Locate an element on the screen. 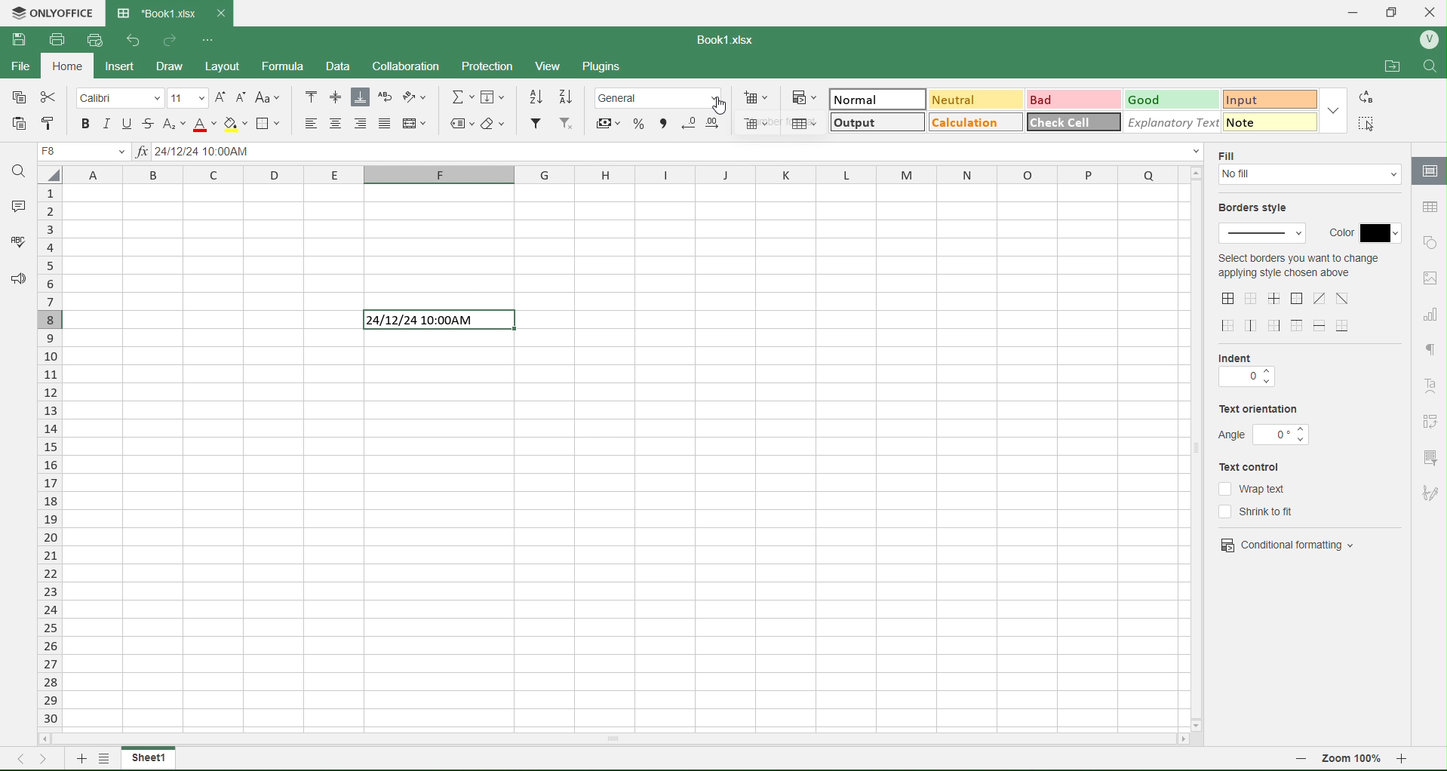  Good is located at coordinates (1152, 98).